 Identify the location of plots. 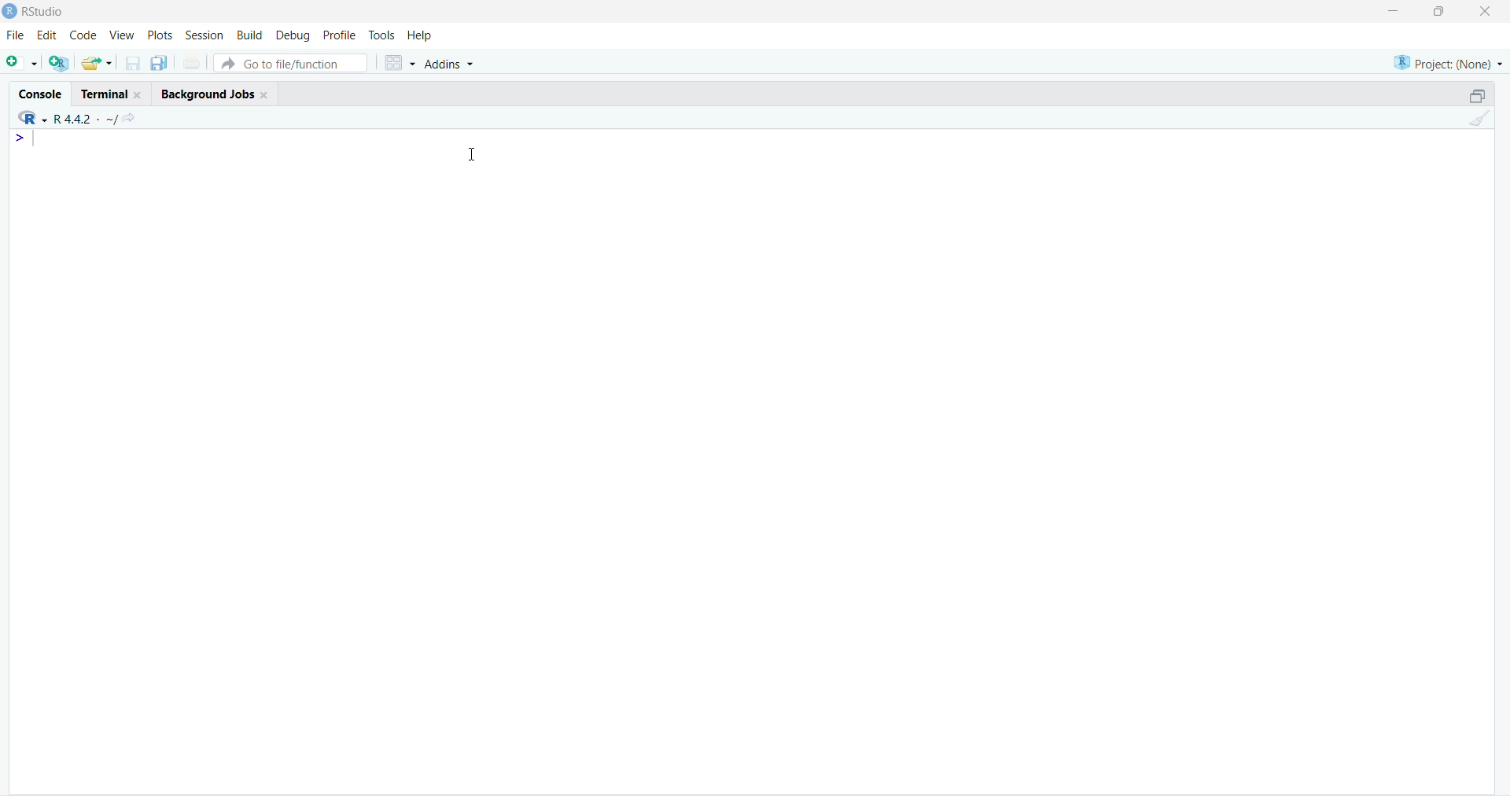
(160, 36).